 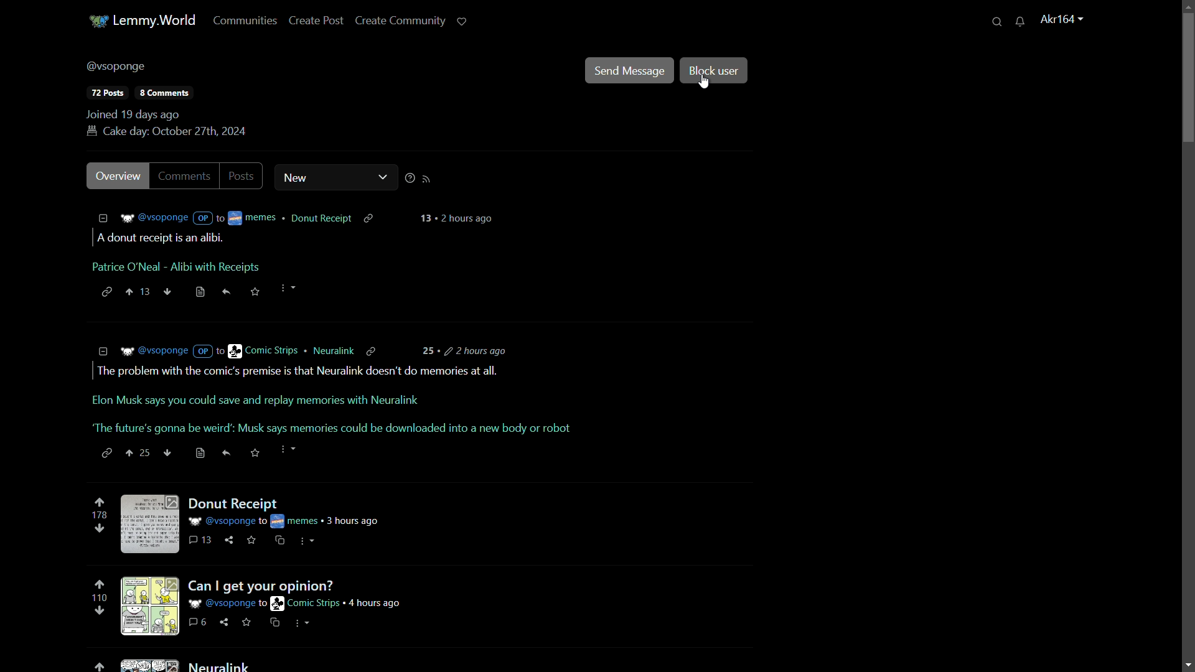 I want to click on send message, so click(x=629, y=72).